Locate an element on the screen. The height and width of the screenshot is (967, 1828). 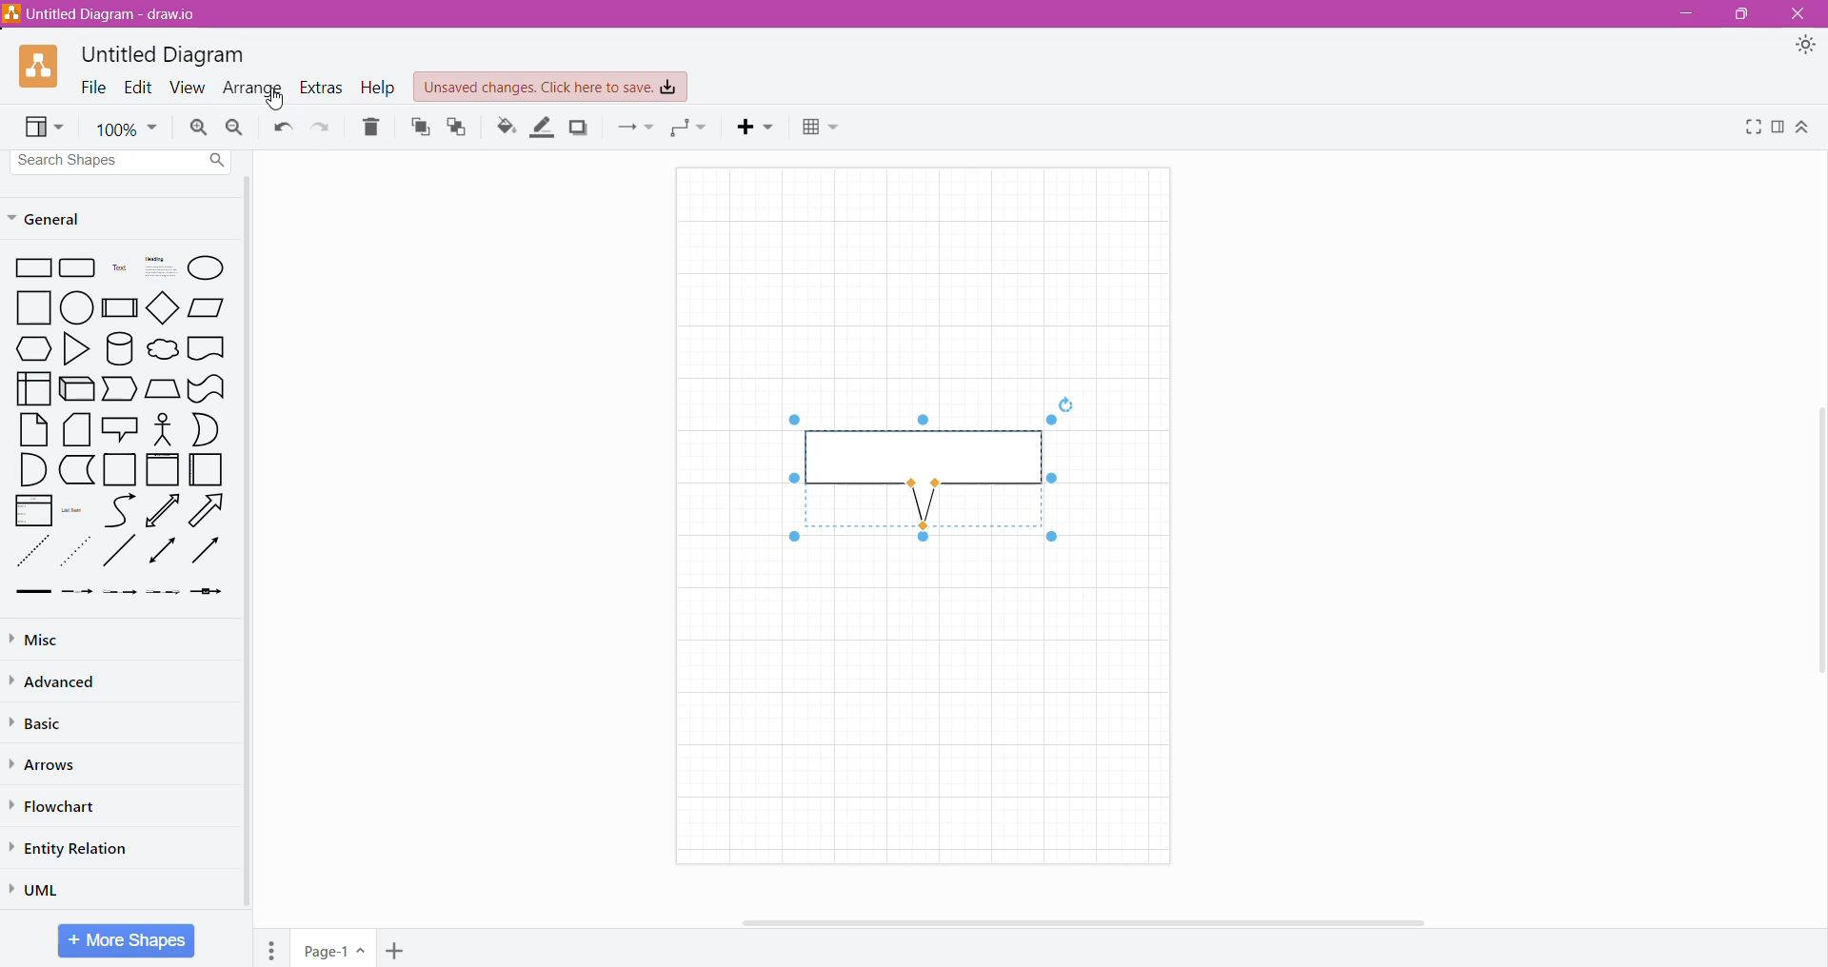
To Back is located at coordinates (459, 128).